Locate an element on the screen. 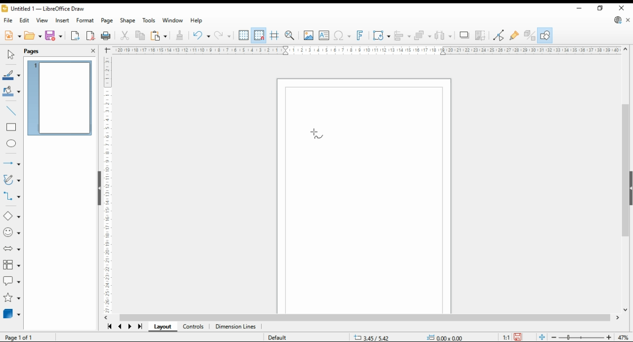 The image size is (633, 342). -20.93/13.41 is located at coordinates (374, 338).